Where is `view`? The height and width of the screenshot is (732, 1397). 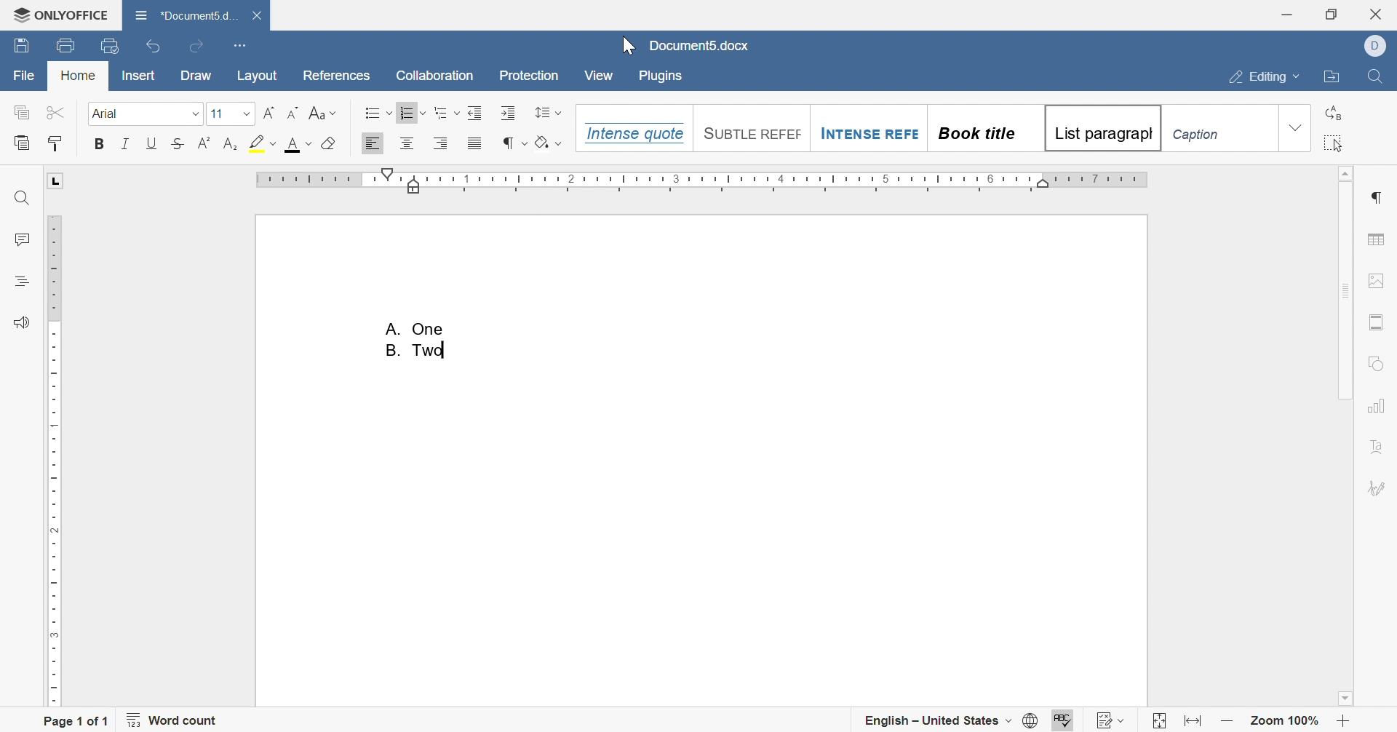 view is located at coordinates (600, 78).